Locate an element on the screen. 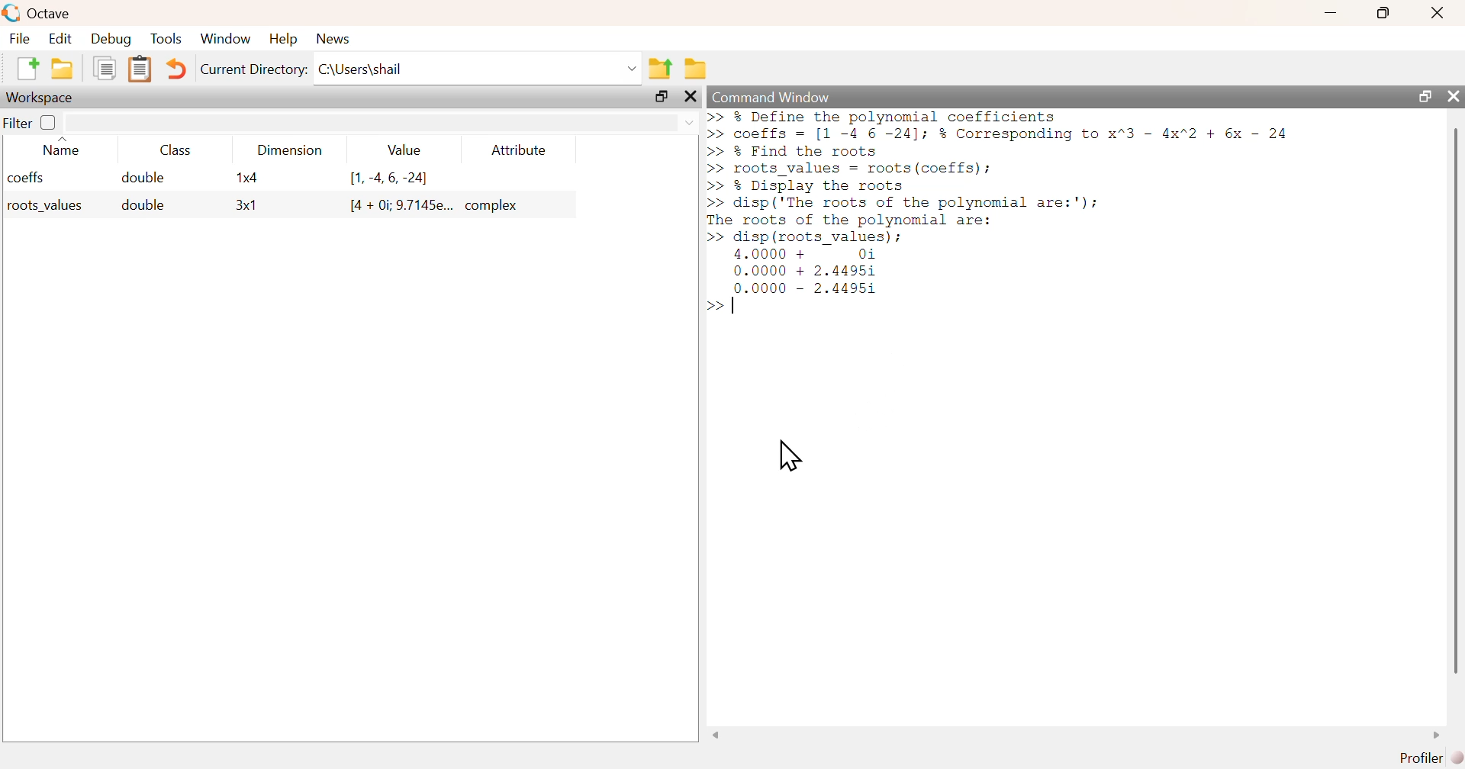  complex is located at coordinates (494, 205).